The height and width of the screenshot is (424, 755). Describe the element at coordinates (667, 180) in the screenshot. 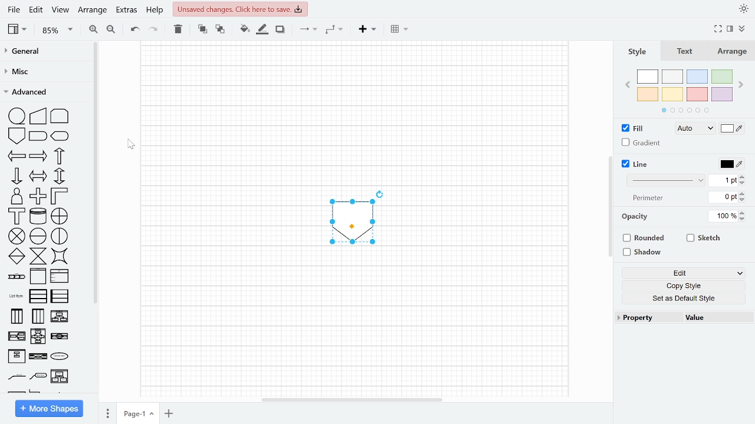

I see `Line styles` at that location.